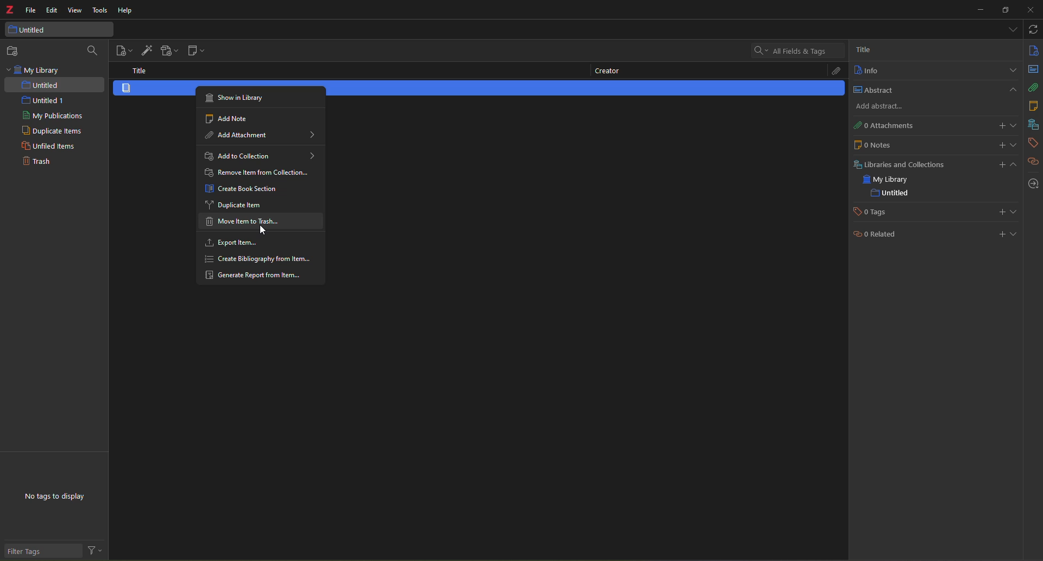 Image resolution: width=1043 pixels, height=561 pixels. Describe the element at coordinates (863, 49) in the screenshot. I see `title` at that location.